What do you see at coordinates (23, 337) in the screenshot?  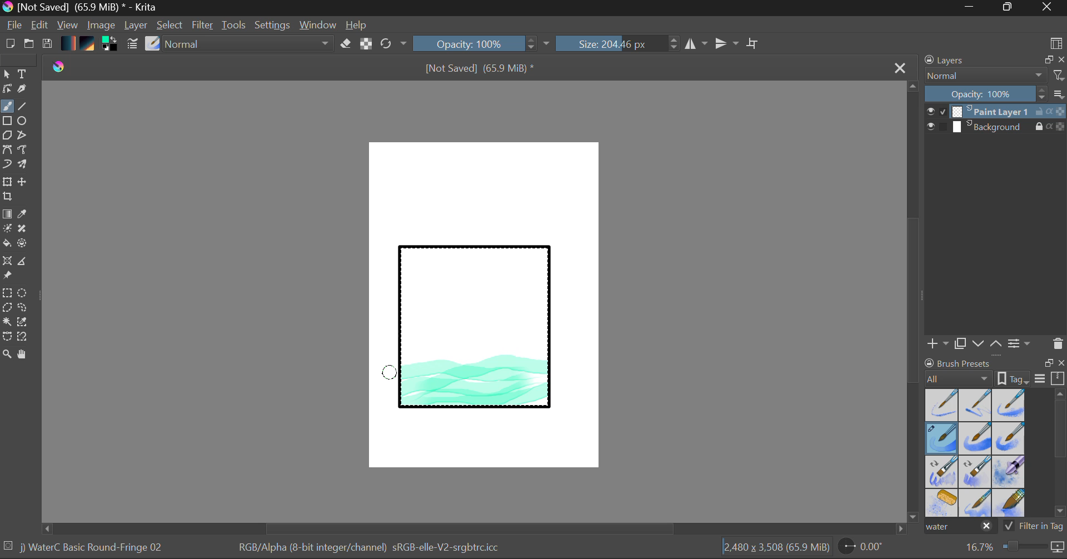 I see `Magnetic Selection Tool` at bounding box center [23, 337].